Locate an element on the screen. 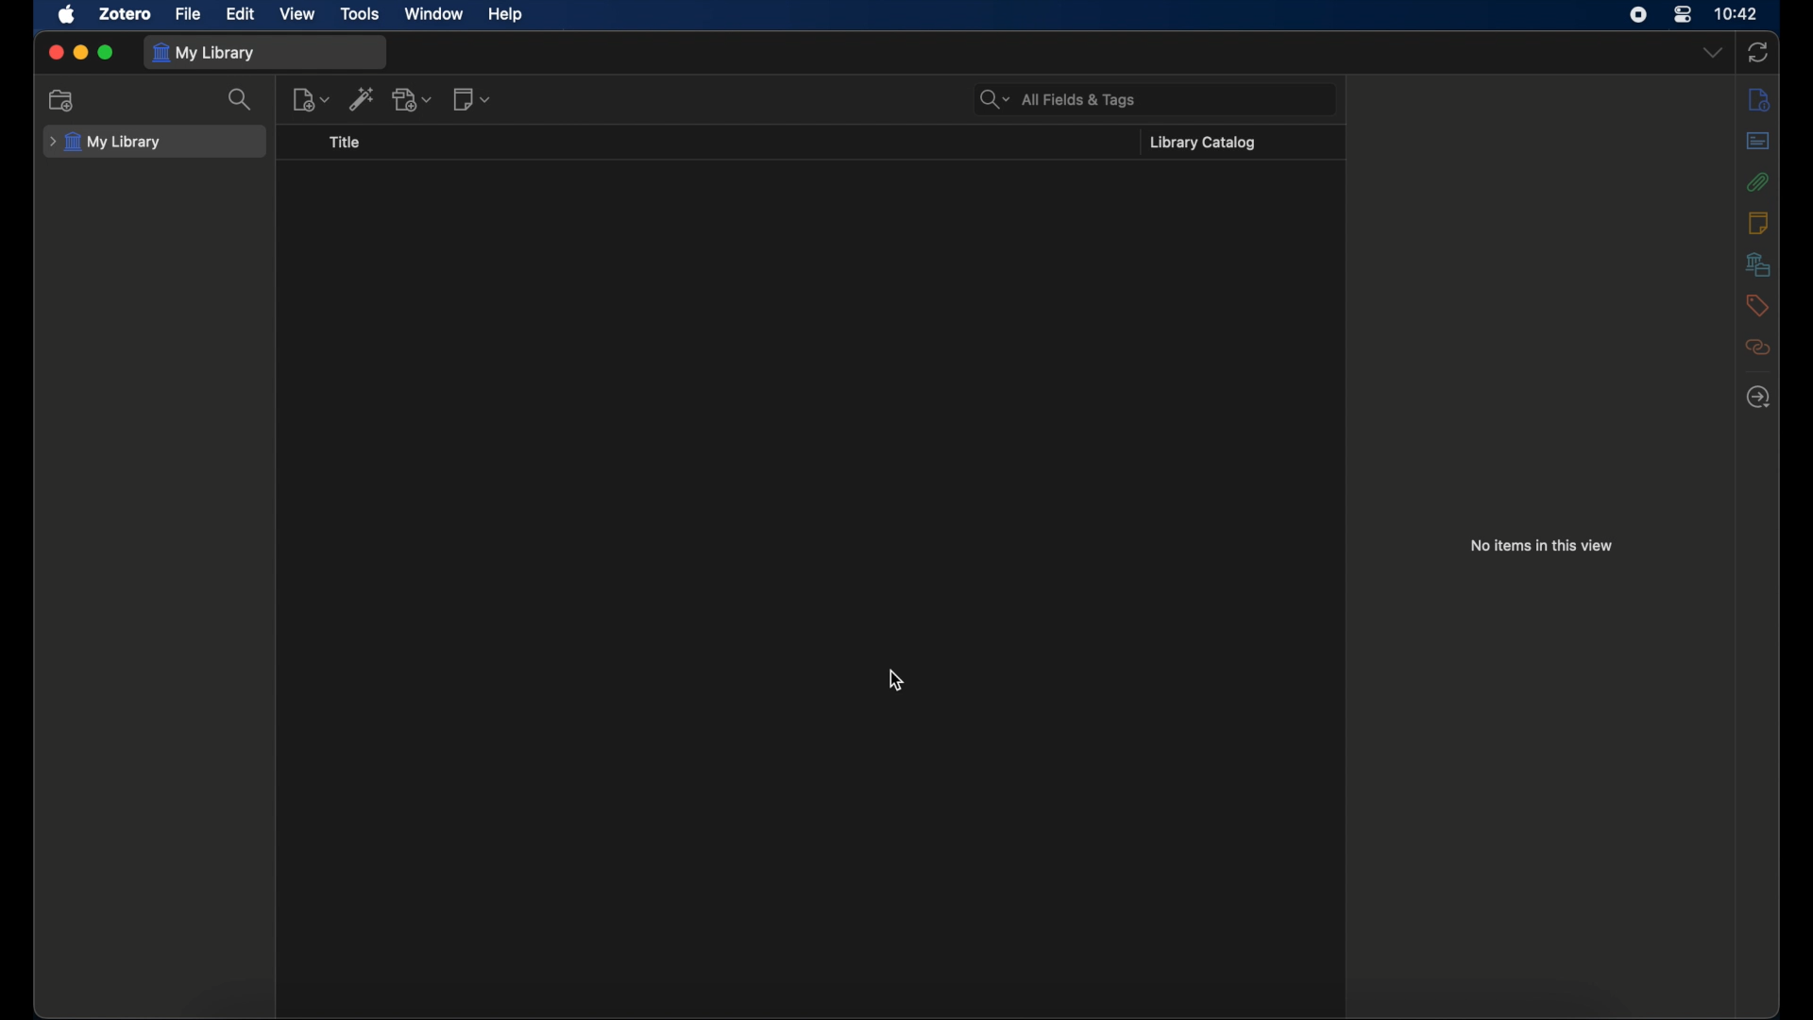 The height and width of the screenshot is (1020, 1813). abstract is located at coordinates (1758, 141).